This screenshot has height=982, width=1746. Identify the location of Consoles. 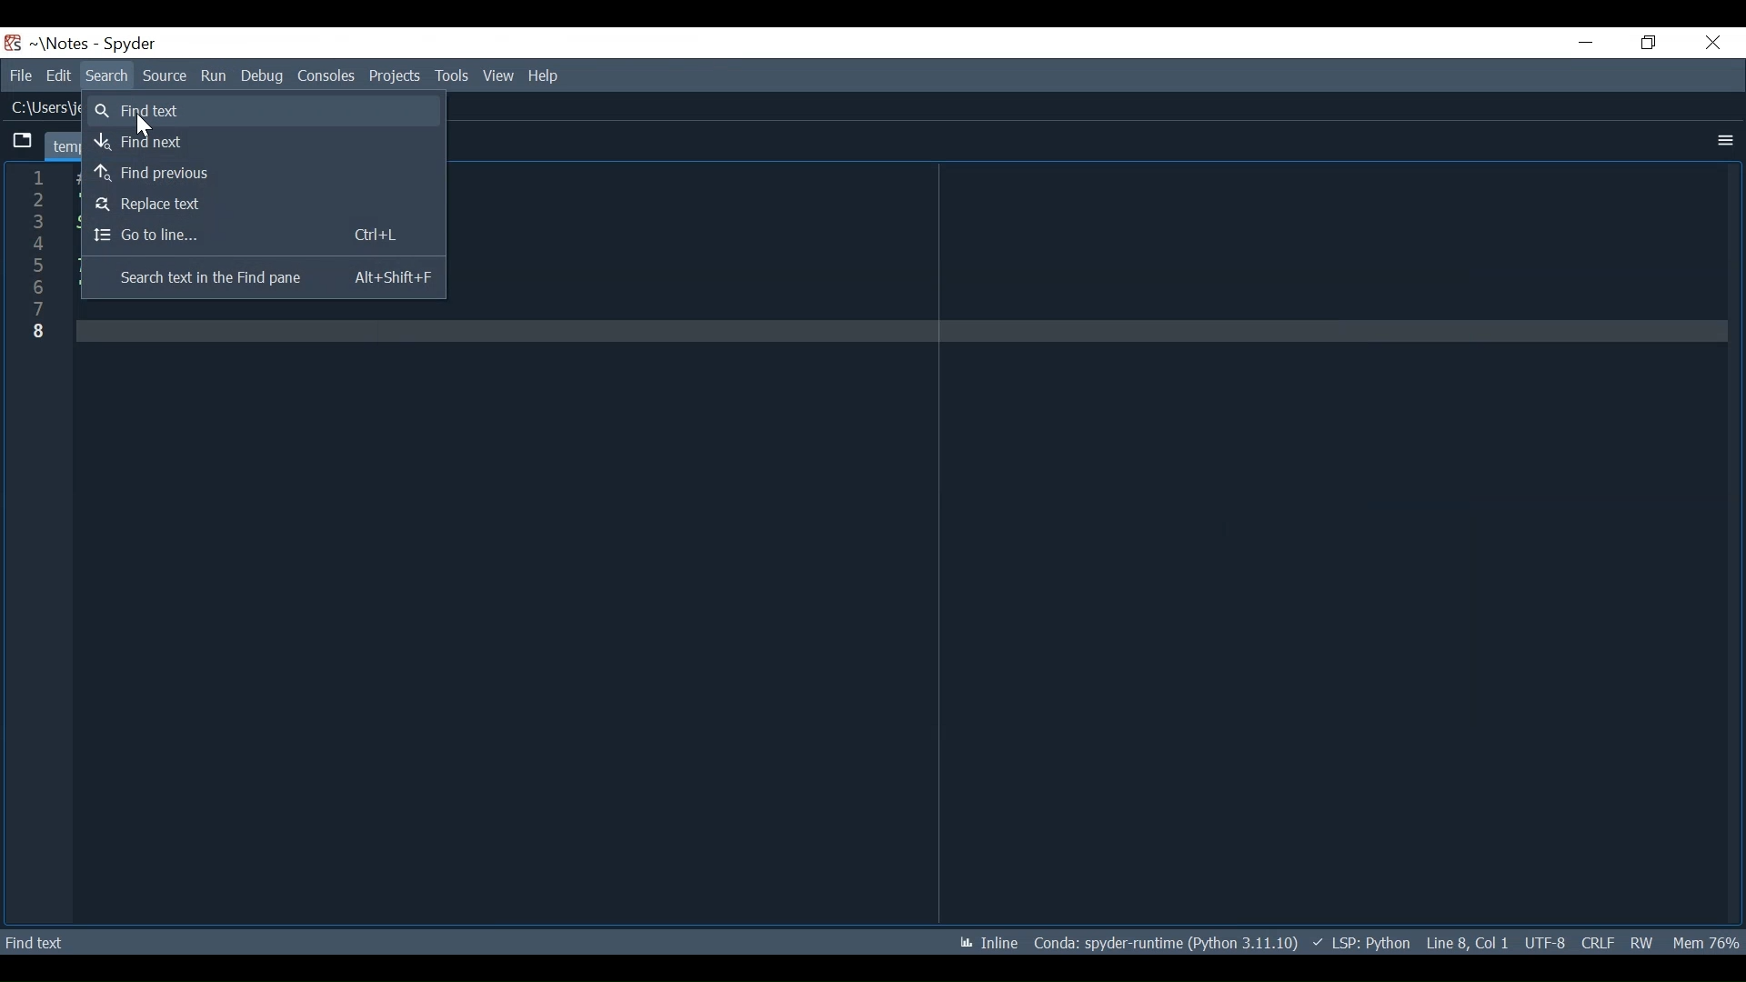
(326, 76).